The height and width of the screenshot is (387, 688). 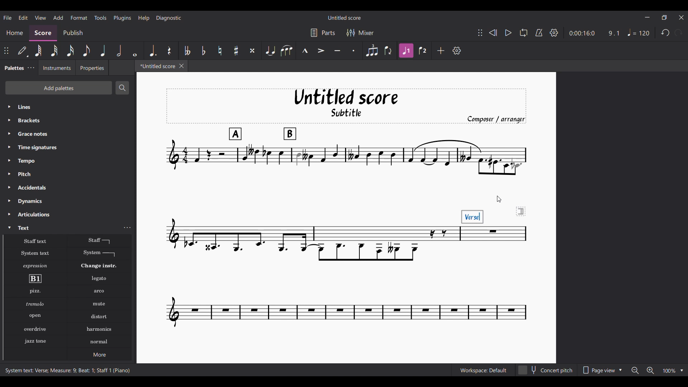 What do you see at coordinates (181, 66) in the screenshot?
I see `Close tab` at bounding box center [181, 66].